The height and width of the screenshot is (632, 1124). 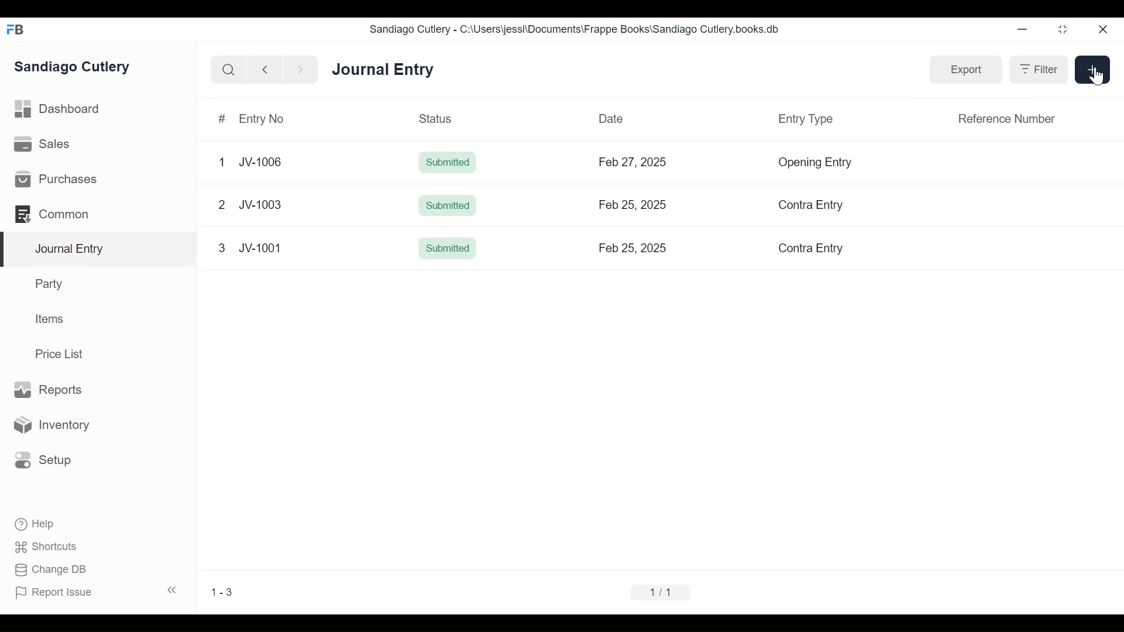 What do you see at coordinates (170, 590) in the screenshot?
I see `collapse sidebar` at bounding box center [170, 590].